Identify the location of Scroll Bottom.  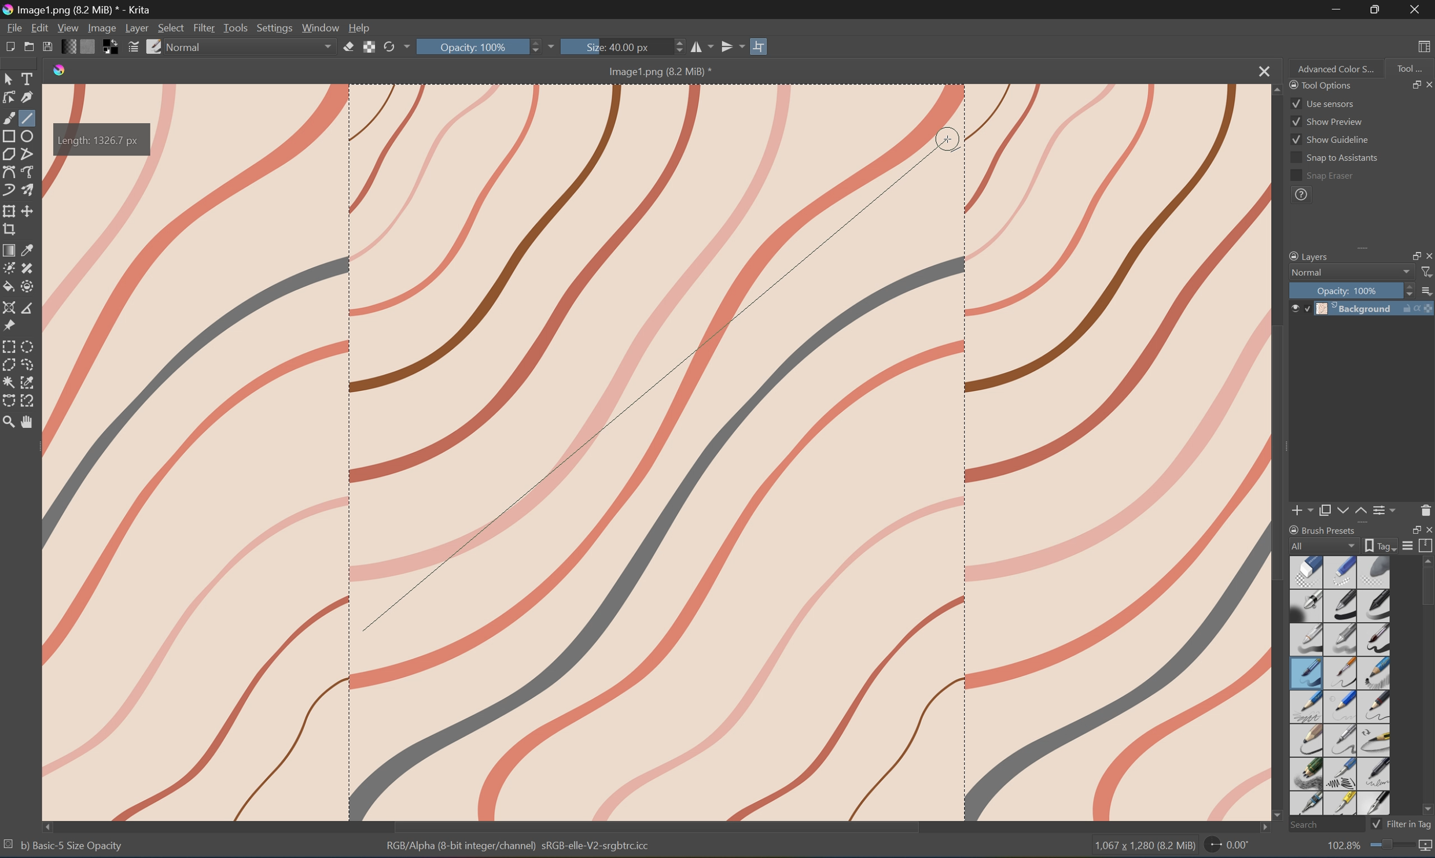
(1279, 813).